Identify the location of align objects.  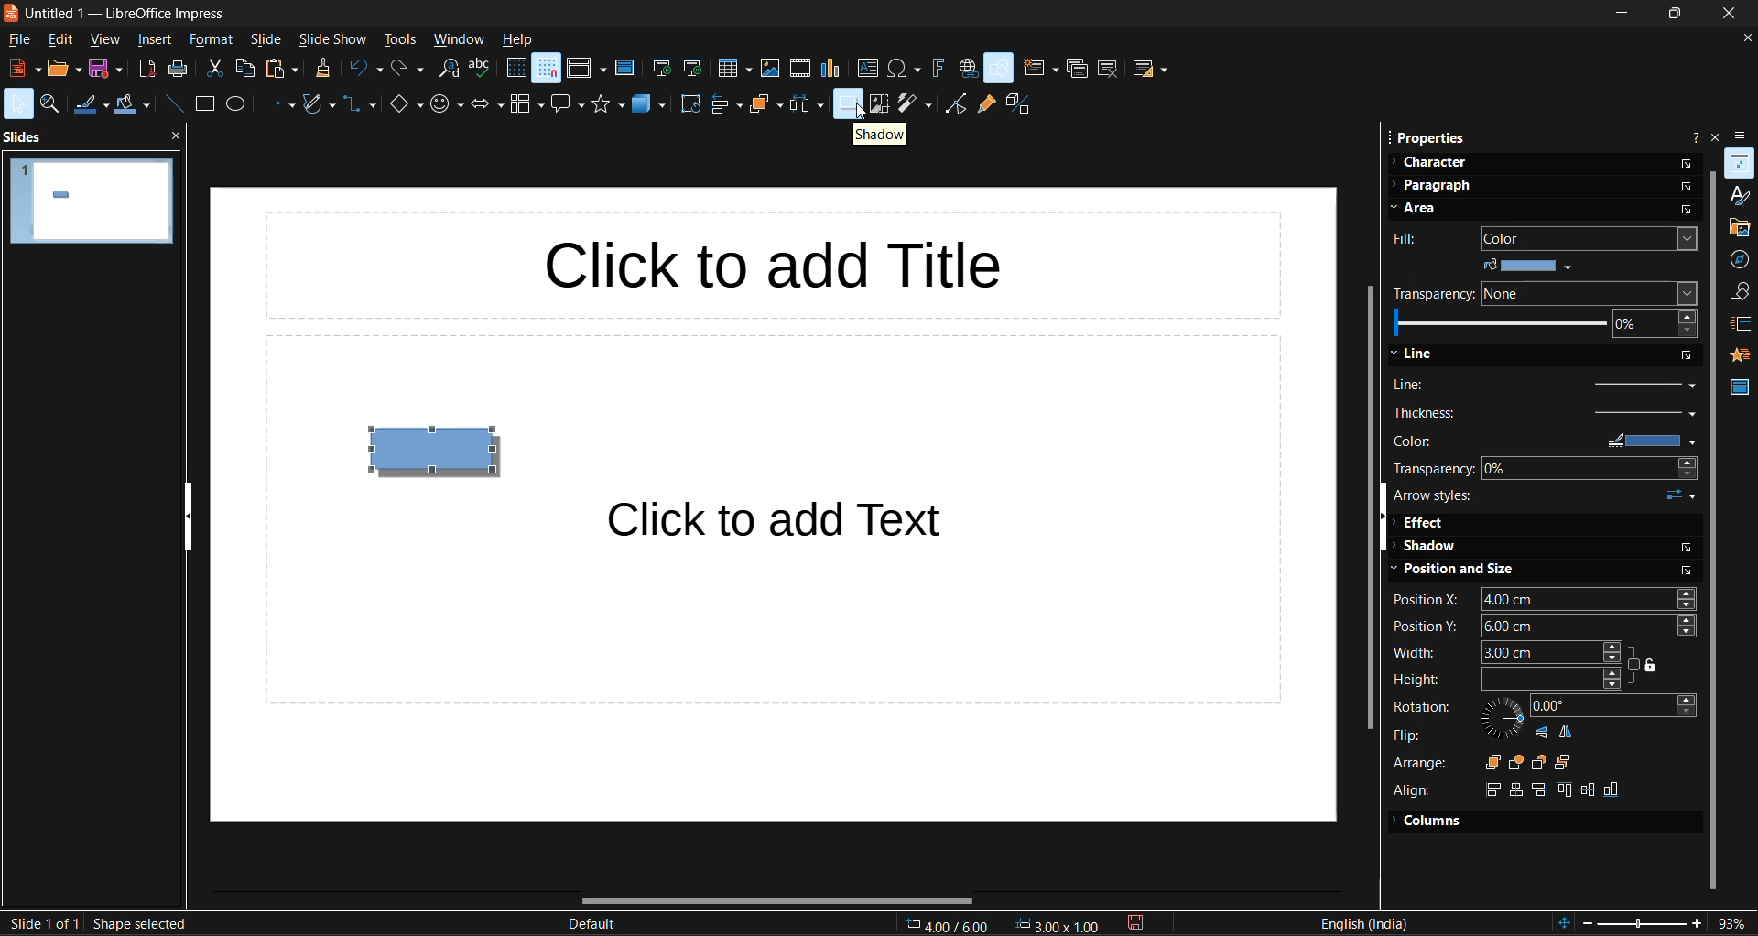
(727, 103).